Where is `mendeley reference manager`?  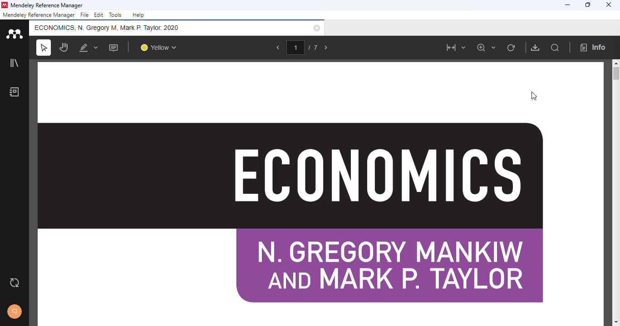
mendeley reference manager is located at coordinates (39, 14).